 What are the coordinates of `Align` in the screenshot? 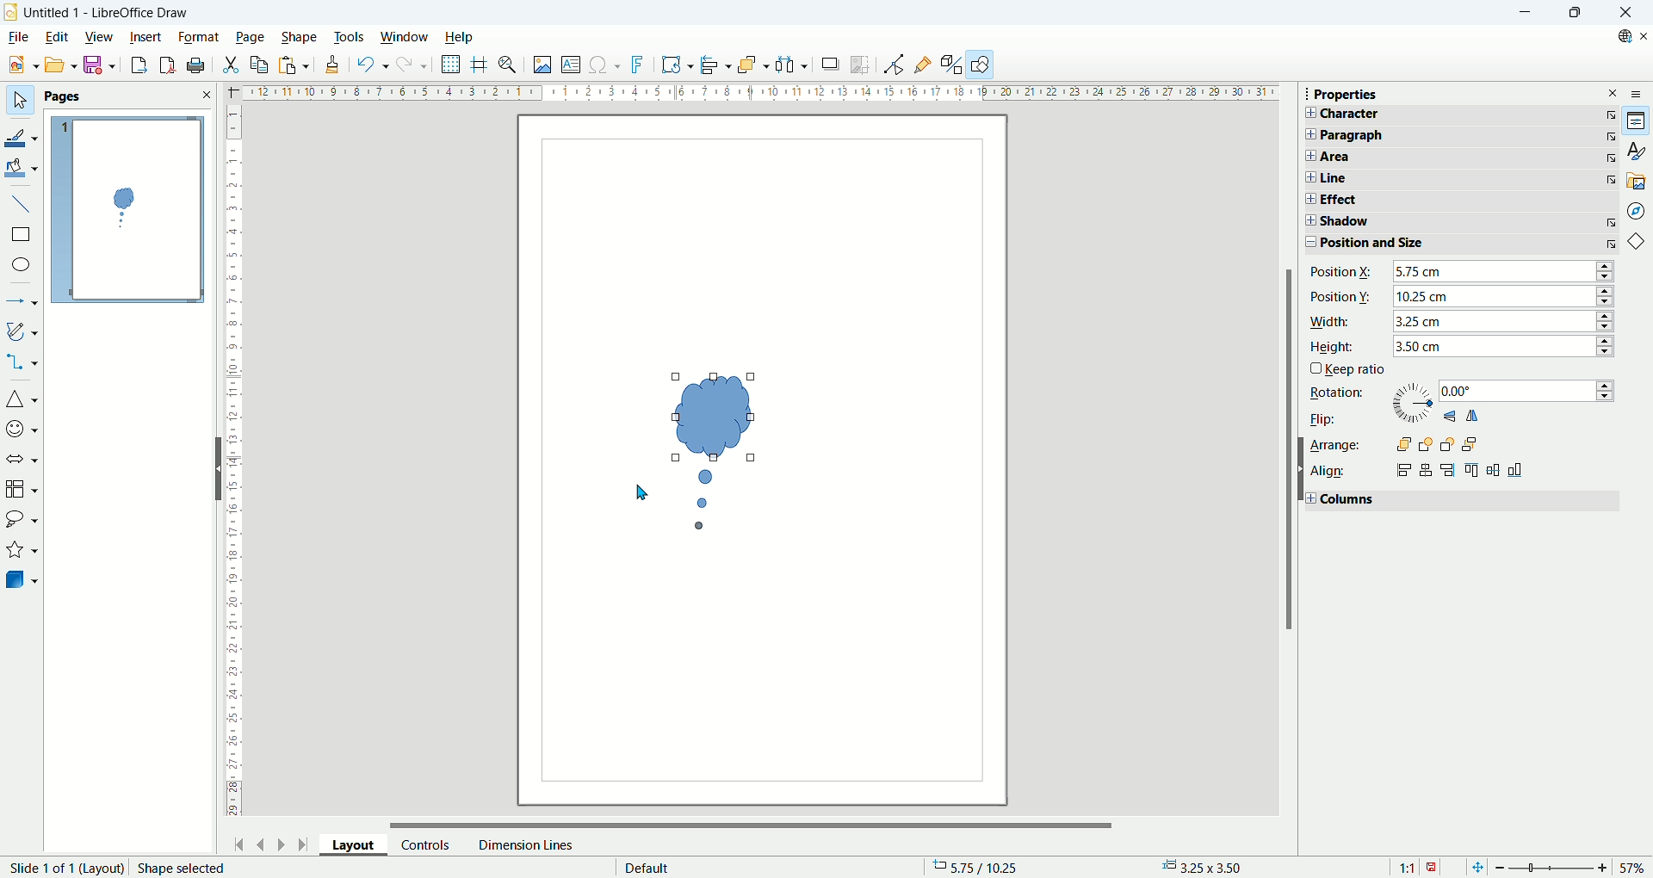 It's located at (1330, 473).